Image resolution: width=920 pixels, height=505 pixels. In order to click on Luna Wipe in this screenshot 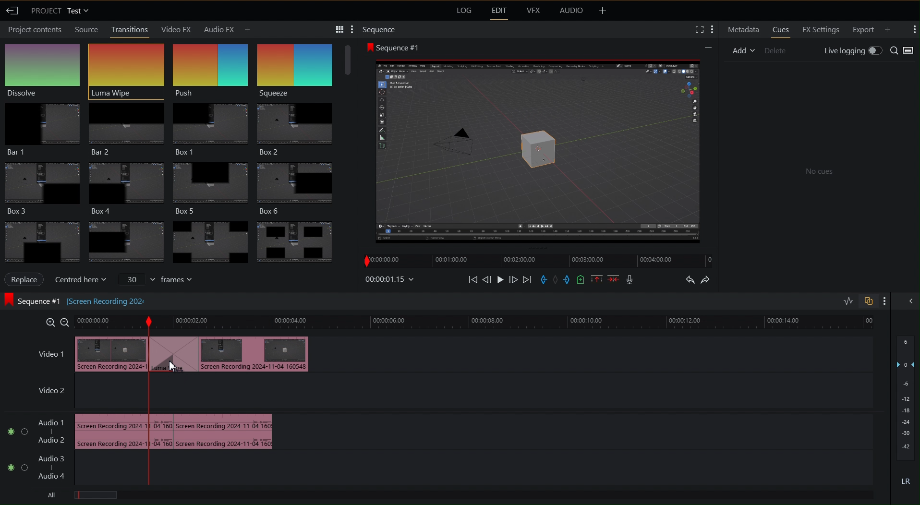, I will do `click(125, 67)`.